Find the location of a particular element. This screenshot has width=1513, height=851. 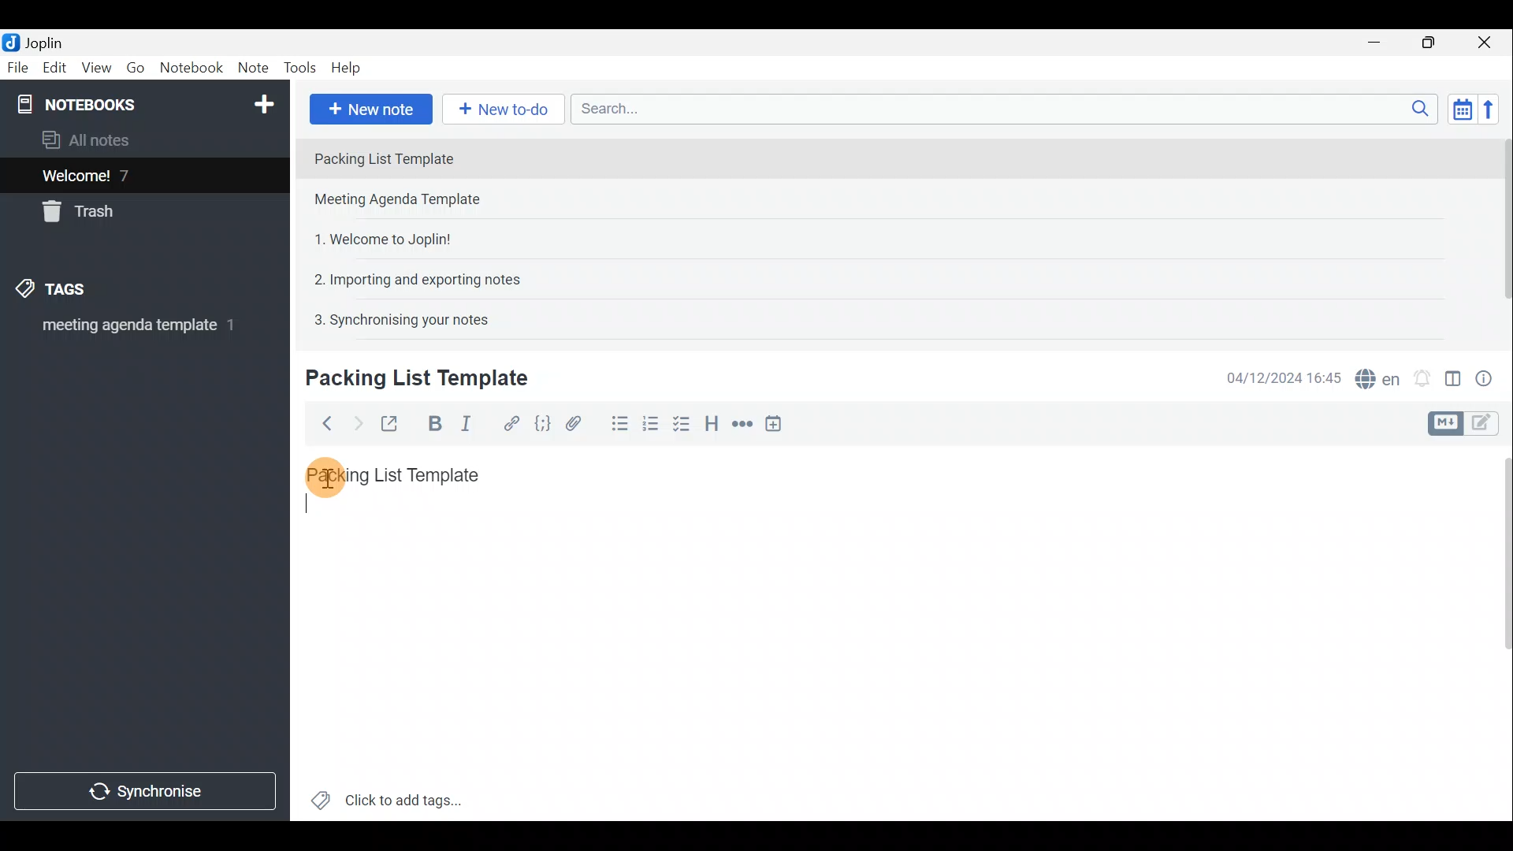

Tools is located at coordinates (302, 69).